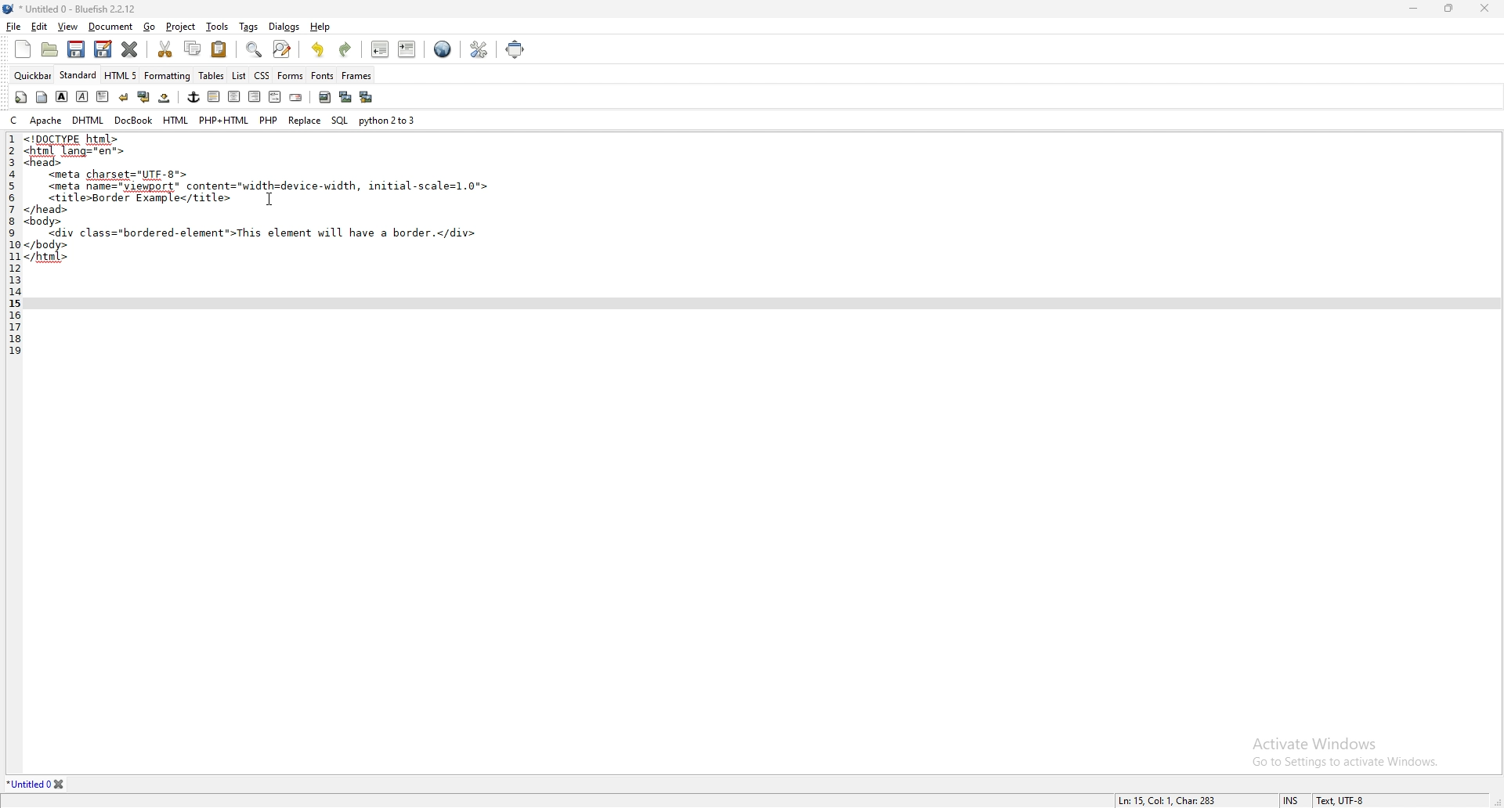 Image resolution: width=1504 pixels, height=808 pixels. Describe the element at coordinates (1294, 800) in the screenshot. I see `INS` at that location.